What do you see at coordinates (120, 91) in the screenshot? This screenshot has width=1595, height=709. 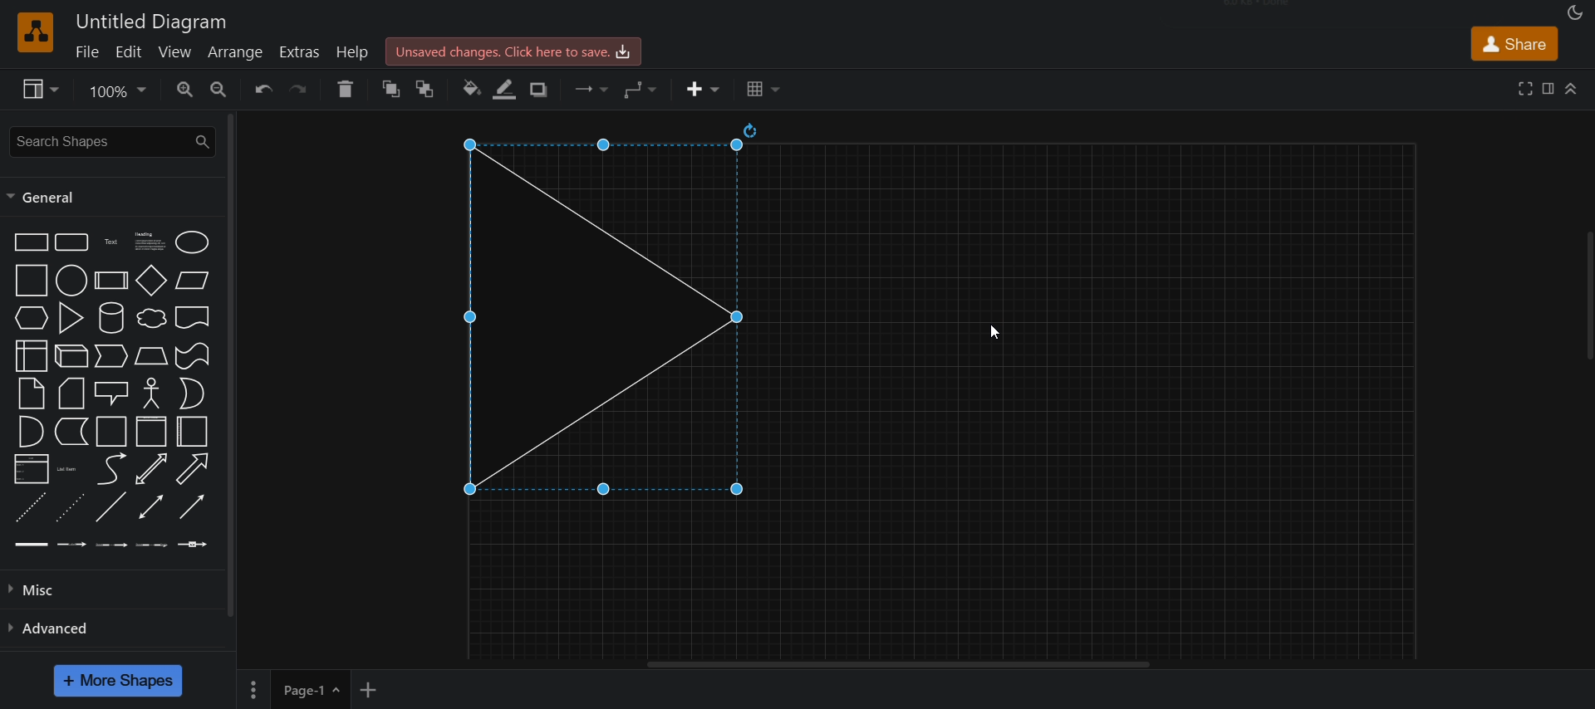 I see `zoom` at bounding box center [120, 91].